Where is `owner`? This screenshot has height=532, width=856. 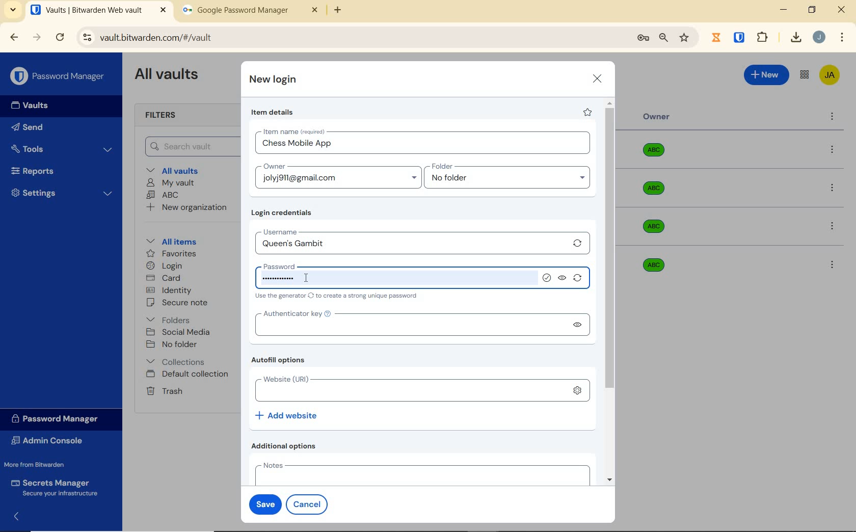
owner is located at coordinates (273, 167).